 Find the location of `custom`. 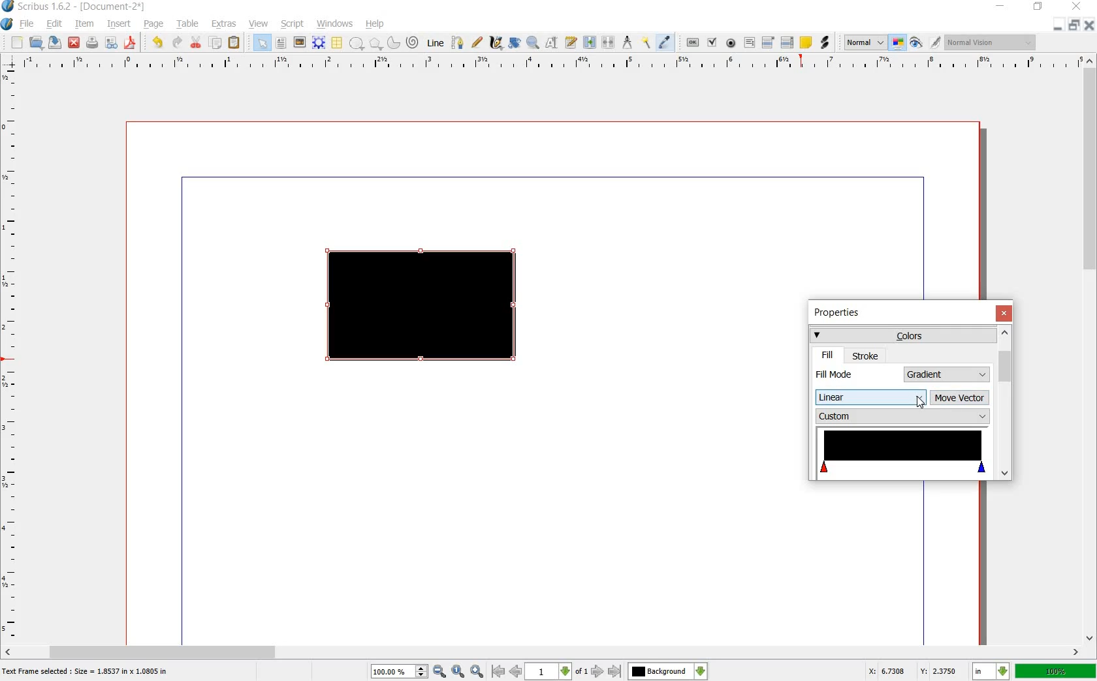

custom is located at coordinates (902, 416).